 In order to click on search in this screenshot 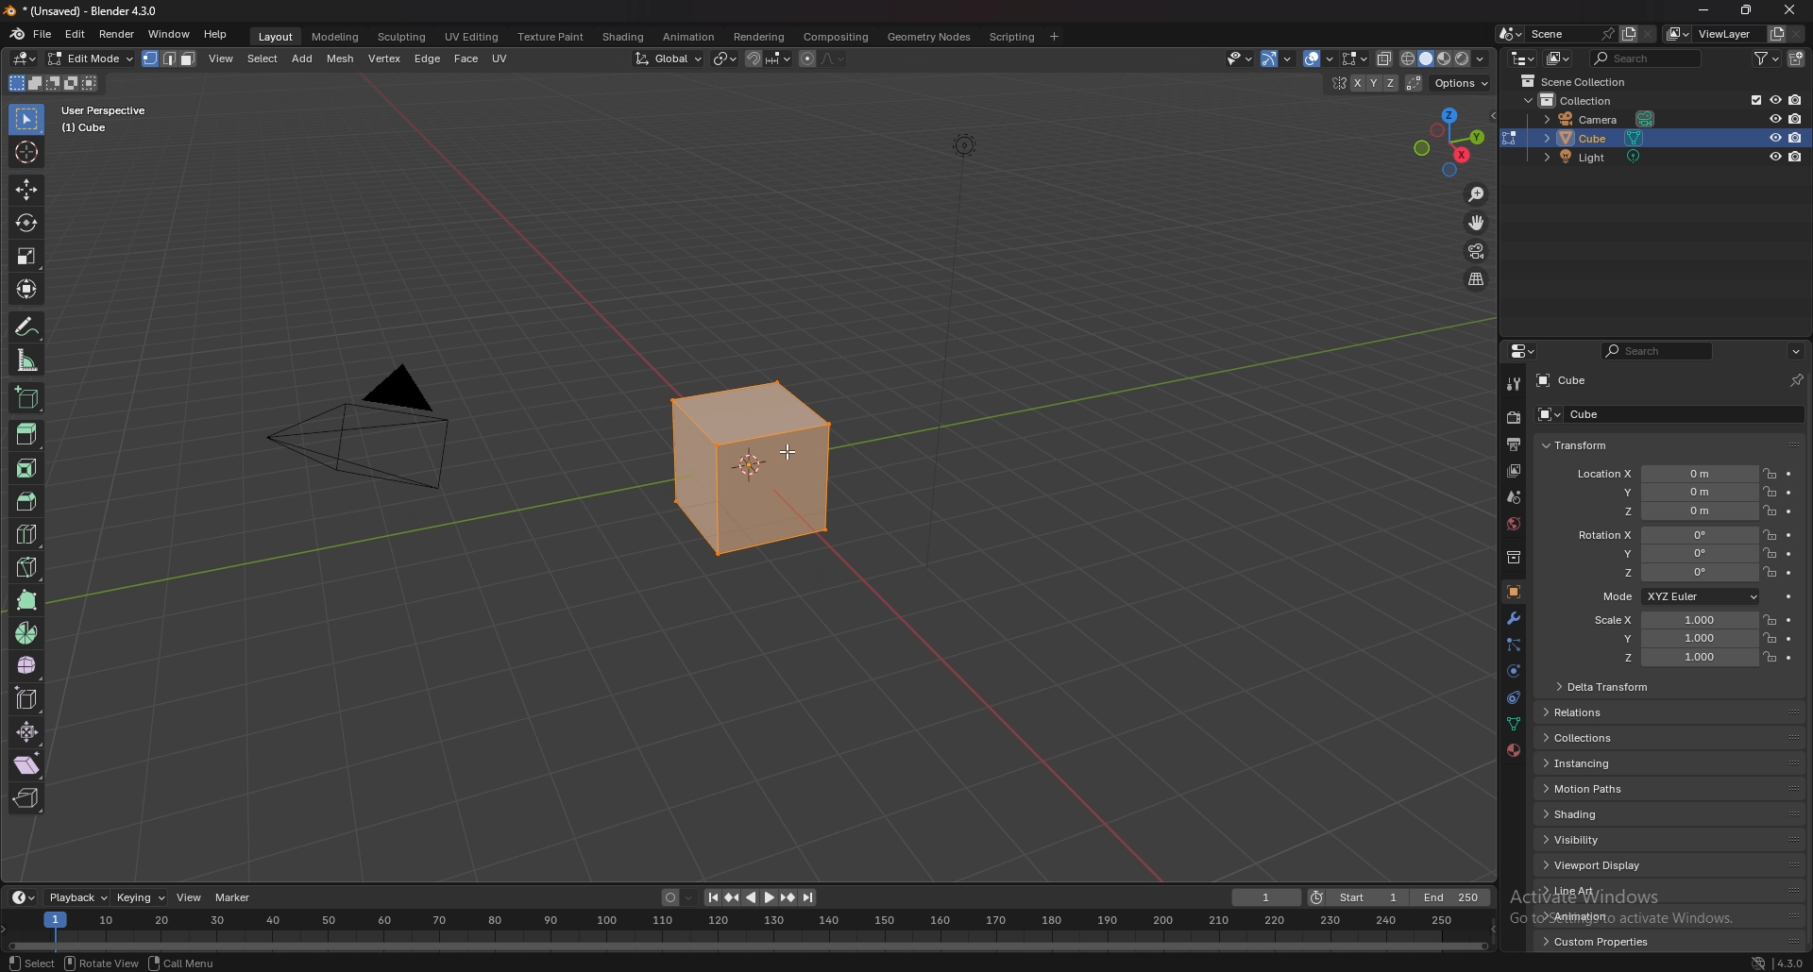, I will do `click(1646, 57)`.